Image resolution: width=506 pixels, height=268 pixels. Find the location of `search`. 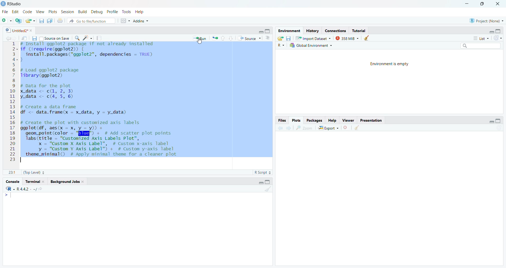

search is located at coordinates (480, 45).